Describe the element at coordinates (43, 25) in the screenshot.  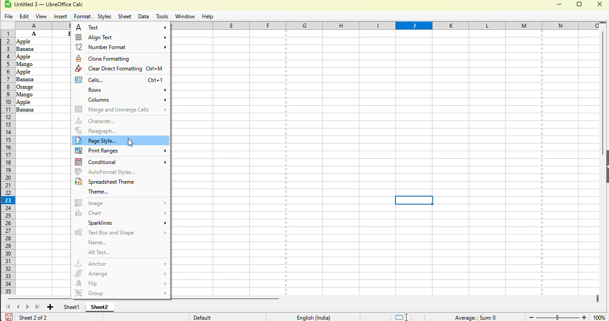
I see `A (Column)` at that location.